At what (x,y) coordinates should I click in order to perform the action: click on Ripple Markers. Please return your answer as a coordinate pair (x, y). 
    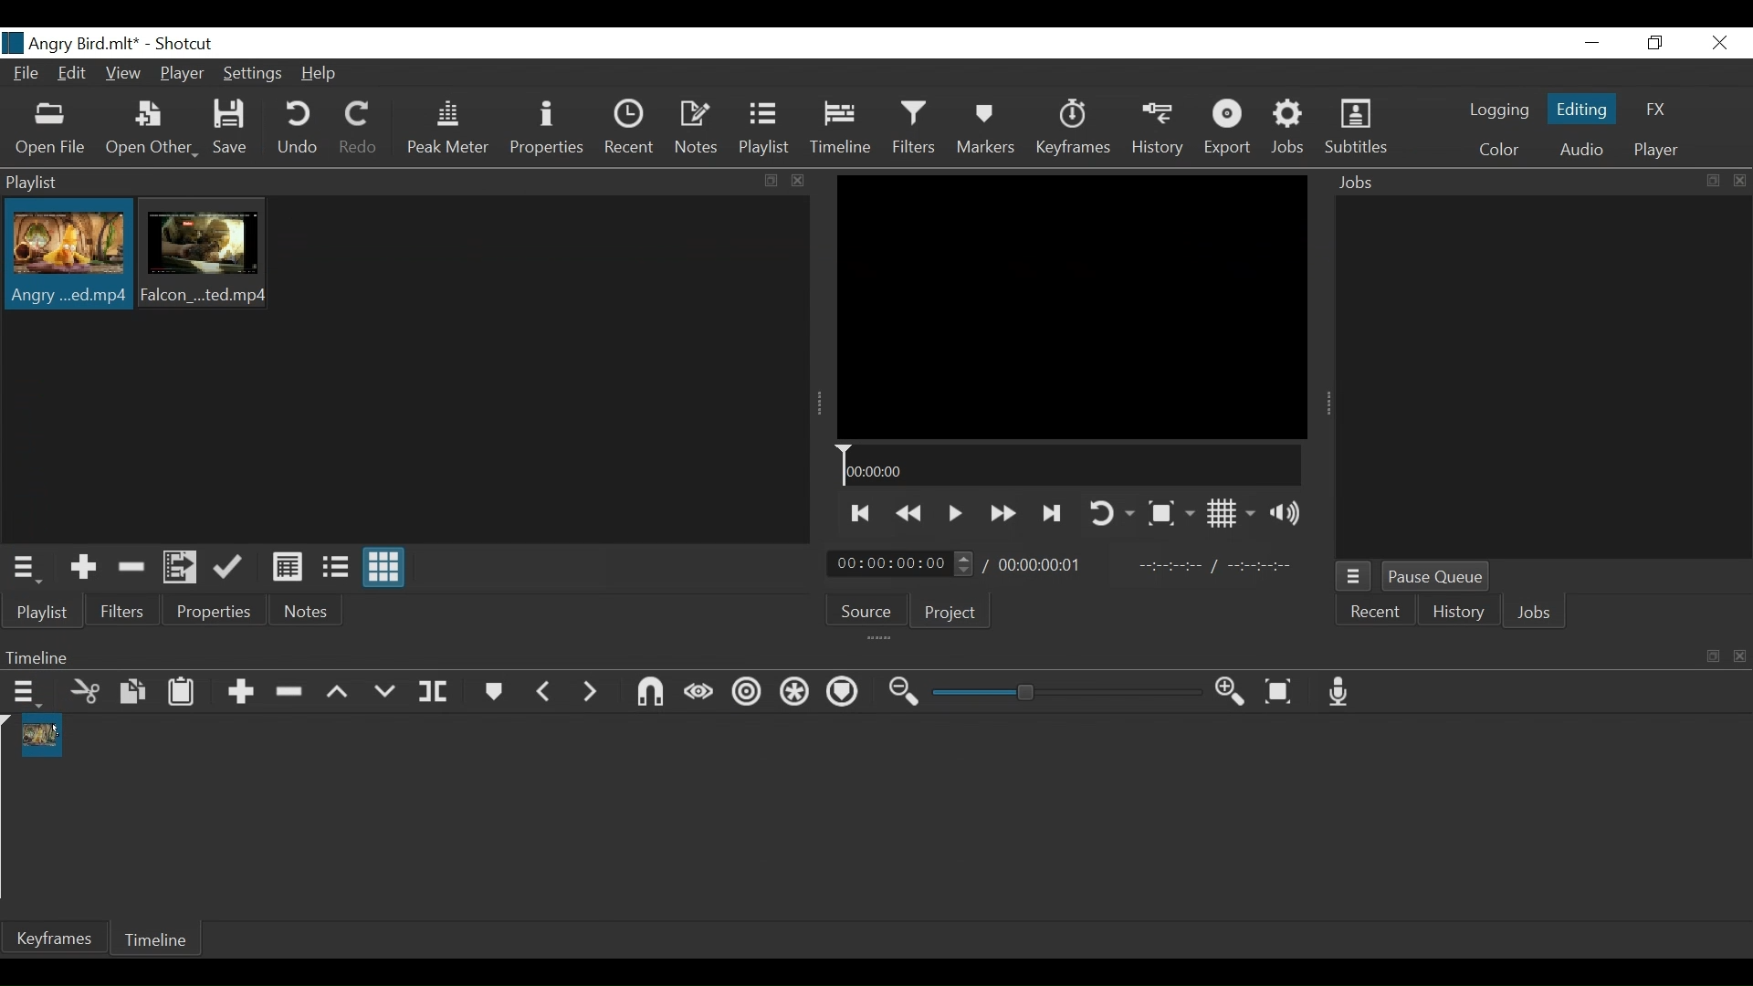
    Looking at the image, I should click on (845, 696).